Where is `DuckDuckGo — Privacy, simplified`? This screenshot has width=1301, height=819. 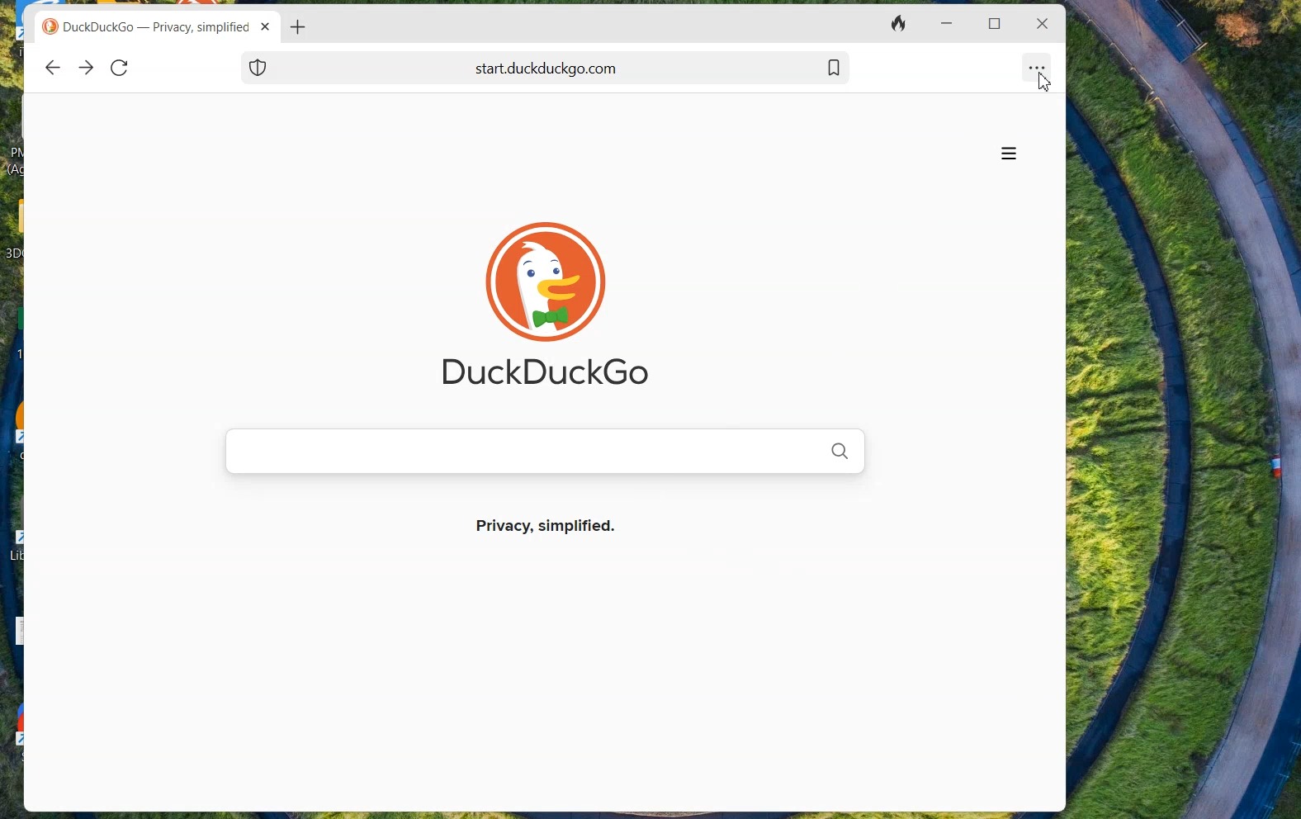 DuckDuckGo — Privacy, simplified is located at coordinates (159, 29).